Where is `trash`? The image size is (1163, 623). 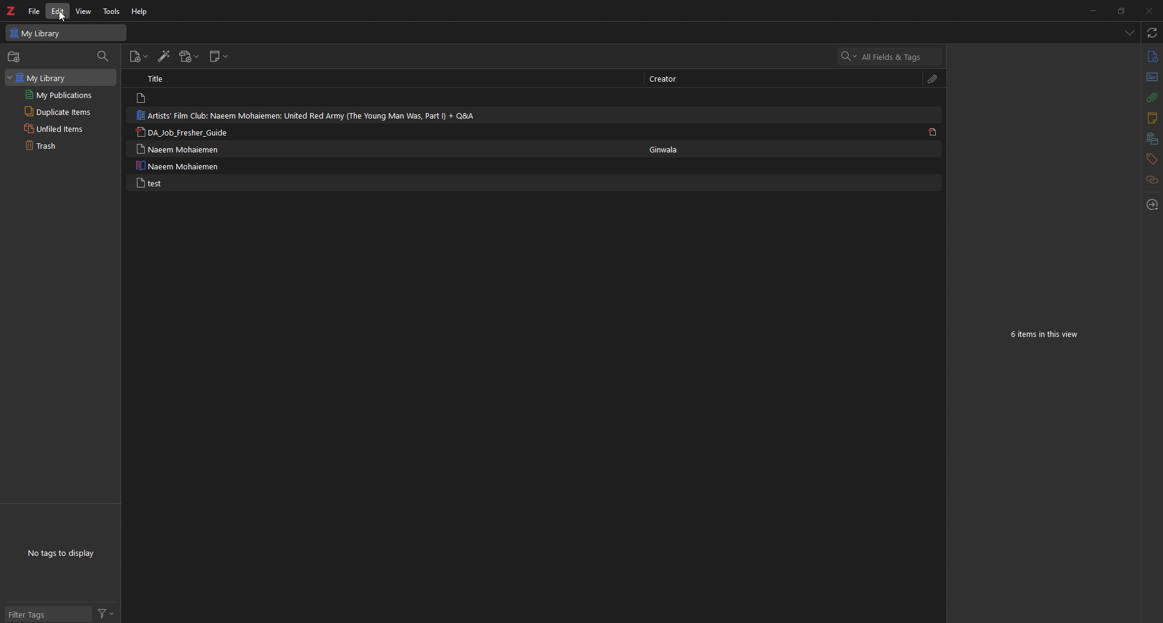
trash is located at coordinates (60, 146).